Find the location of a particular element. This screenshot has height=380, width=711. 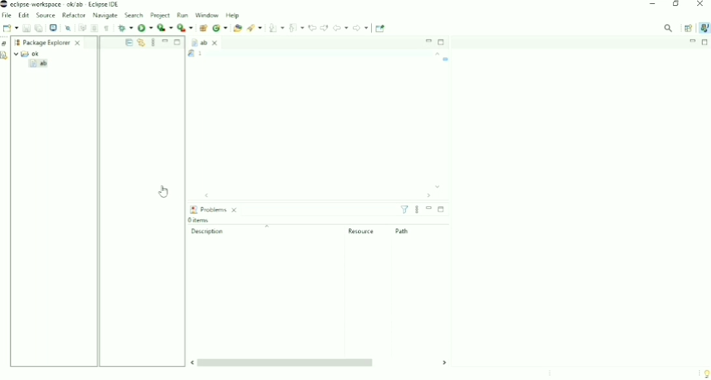

Task is located at coordinates (216, 54).